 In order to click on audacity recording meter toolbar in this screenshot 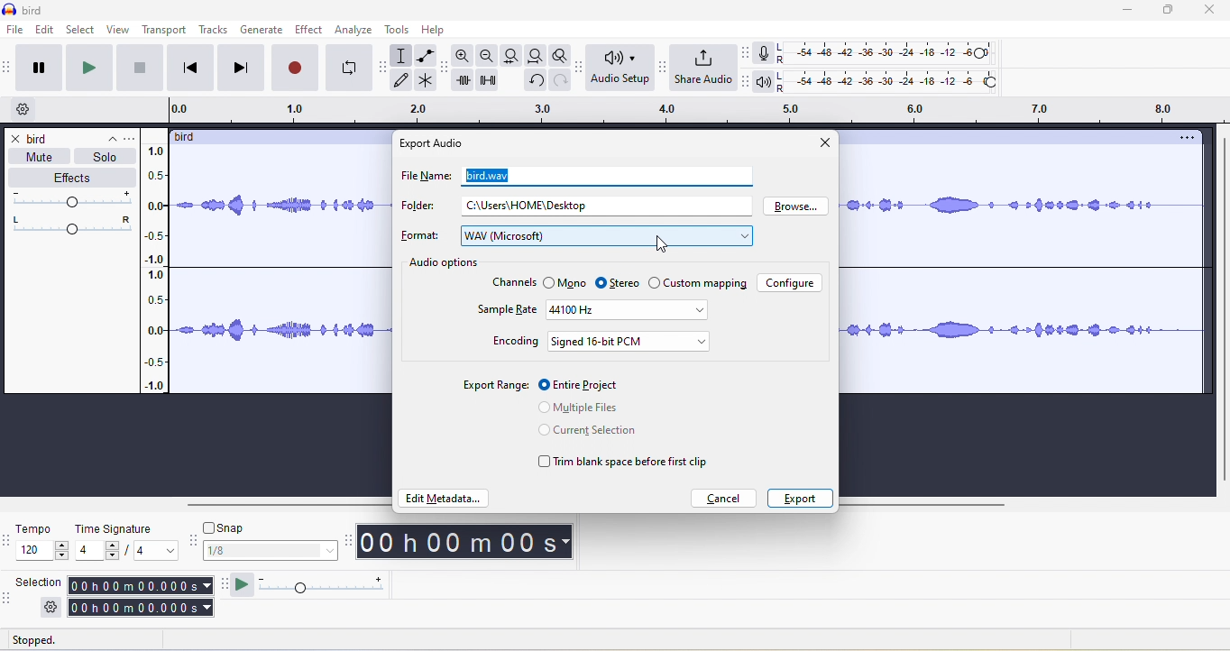, I will do `click(741, 52)`.